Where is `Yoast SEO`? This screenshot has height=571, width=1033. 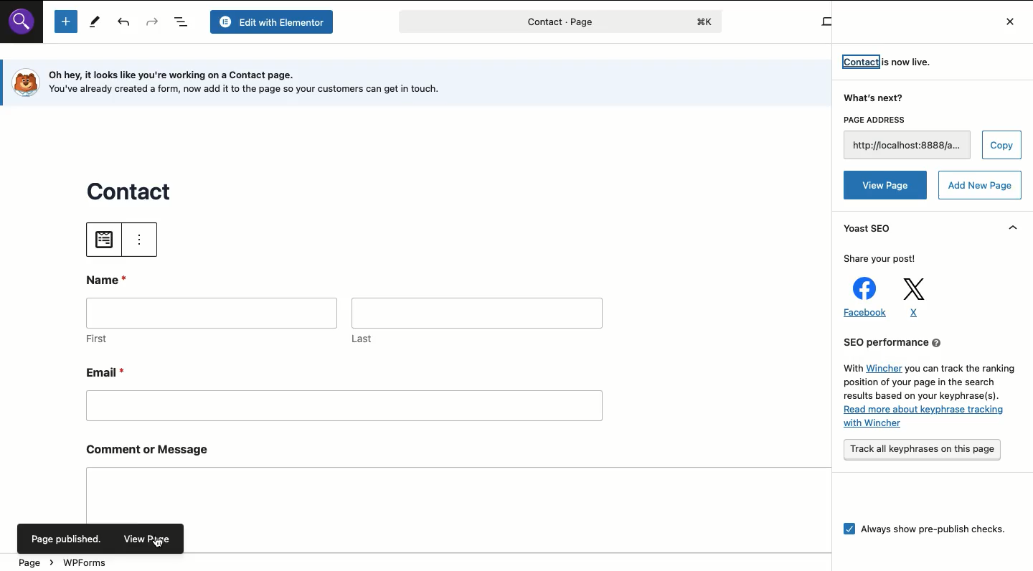
Yoast SEO is located at coordinates (871, 230).